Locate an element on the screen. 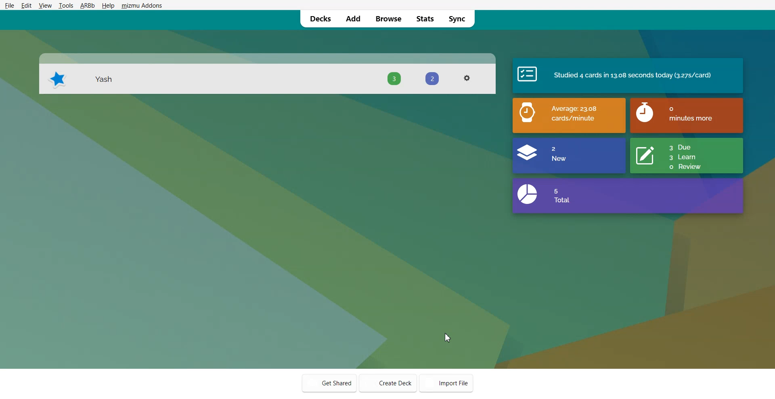  Yash is located at coordinates (102, 79).